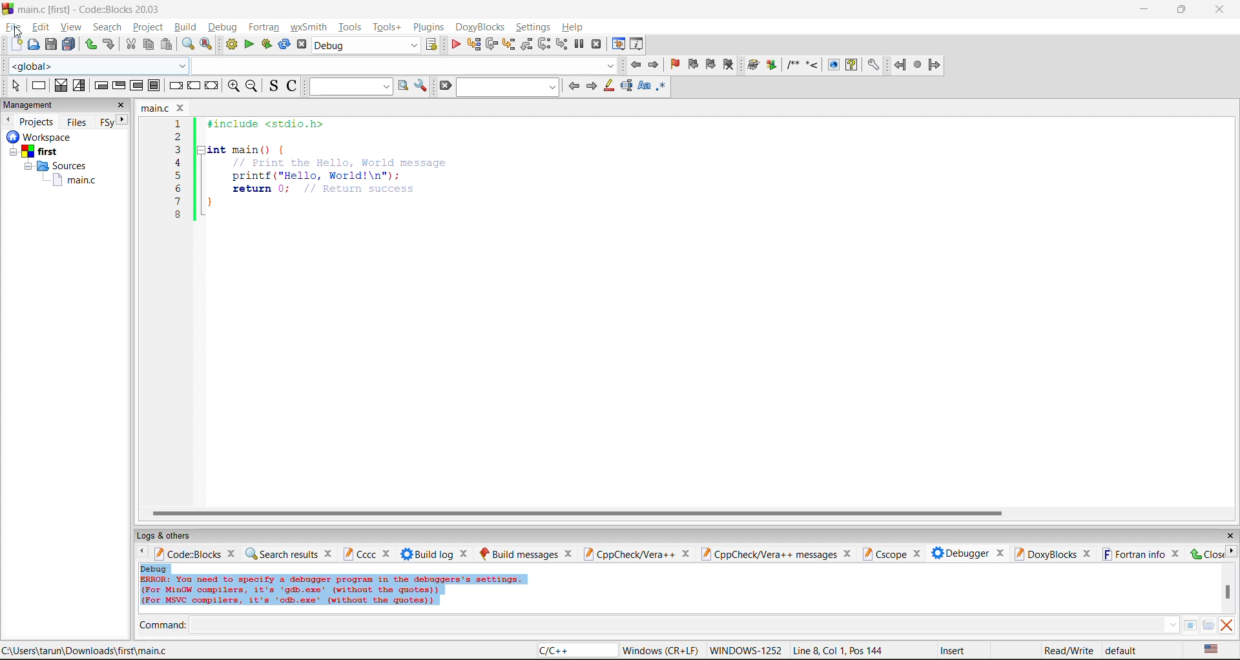 This screenshot has height=660, width=1240. What do you see at coordinates (561, 45) in the screenshot?
I see `step into instruction` at bounding box center [561, 45].